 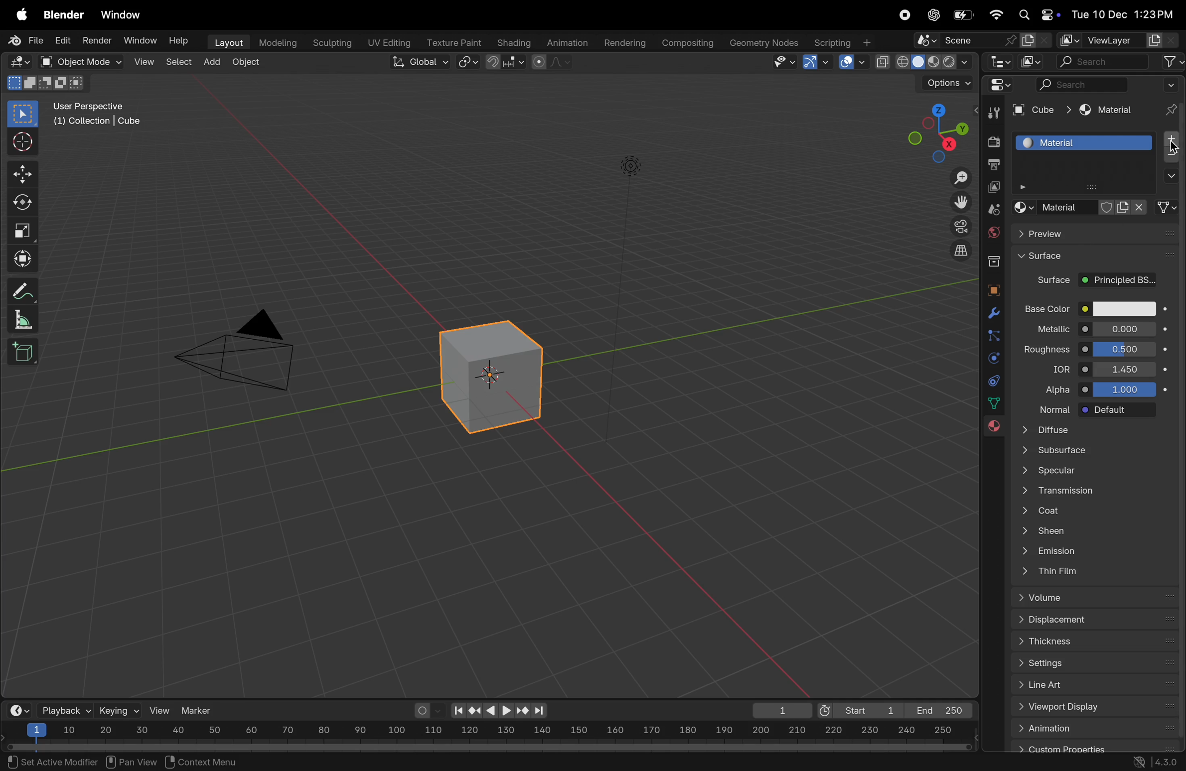 I want to click on show gimzo, so click(x=818, y=62).